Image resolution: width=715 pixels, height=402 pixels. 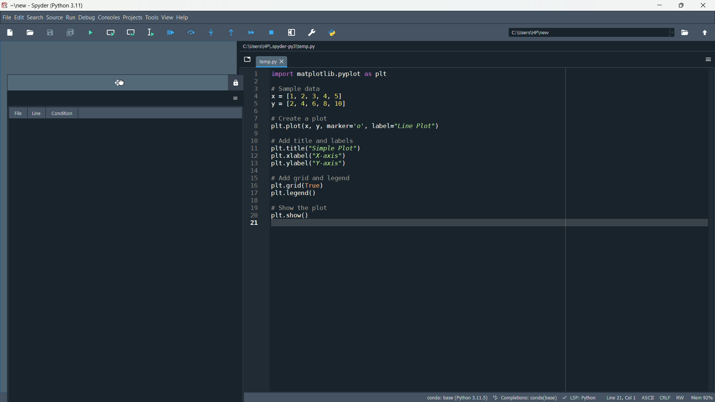 What do you see at coordinates (708, 60) in the screenshot?
I see `sidebar menu` at bounding box center [708, 60].